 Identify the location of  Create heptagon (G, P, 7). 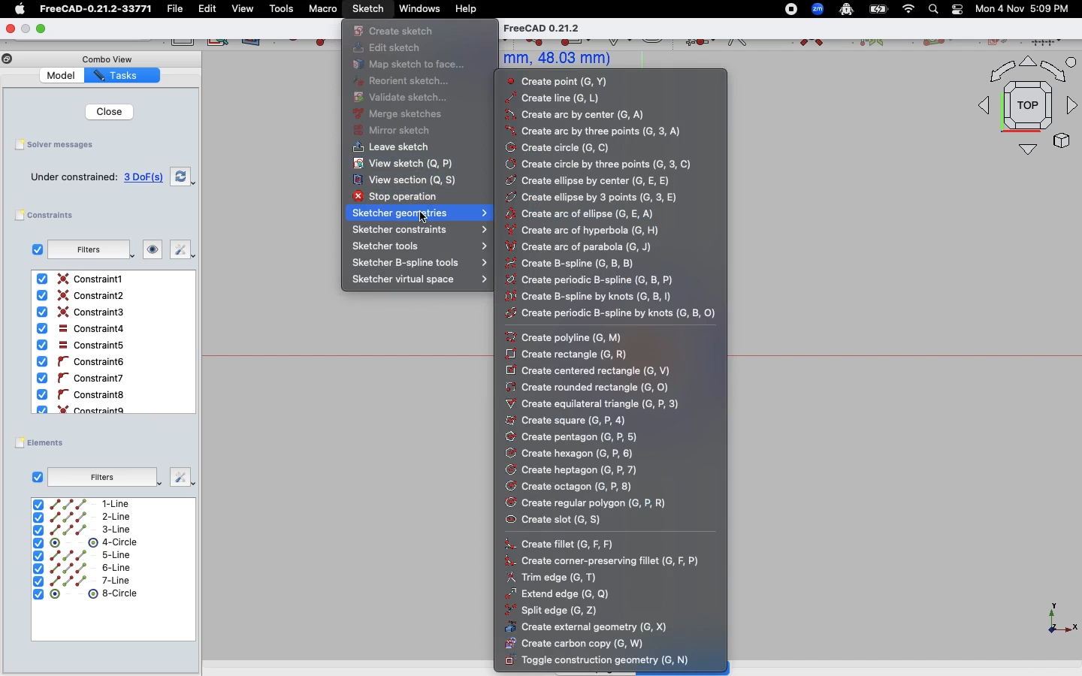
(573, 470).